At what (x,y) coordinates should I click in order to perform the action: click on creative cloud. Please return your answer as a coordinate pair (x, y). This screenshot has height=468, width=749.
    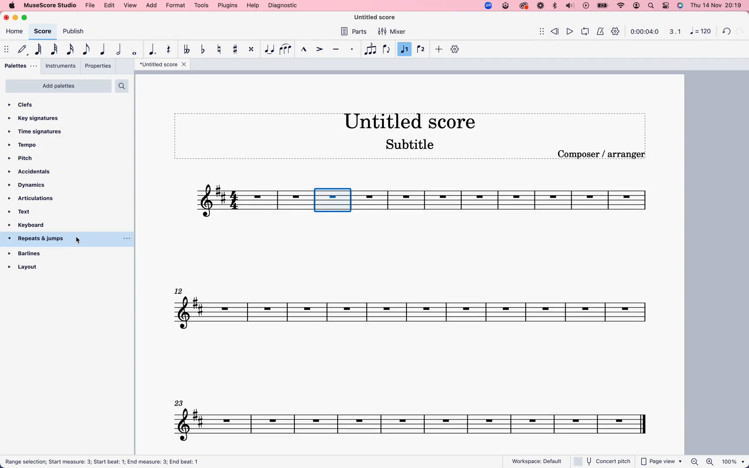
    Looking at the image, I should click on (524, 6).